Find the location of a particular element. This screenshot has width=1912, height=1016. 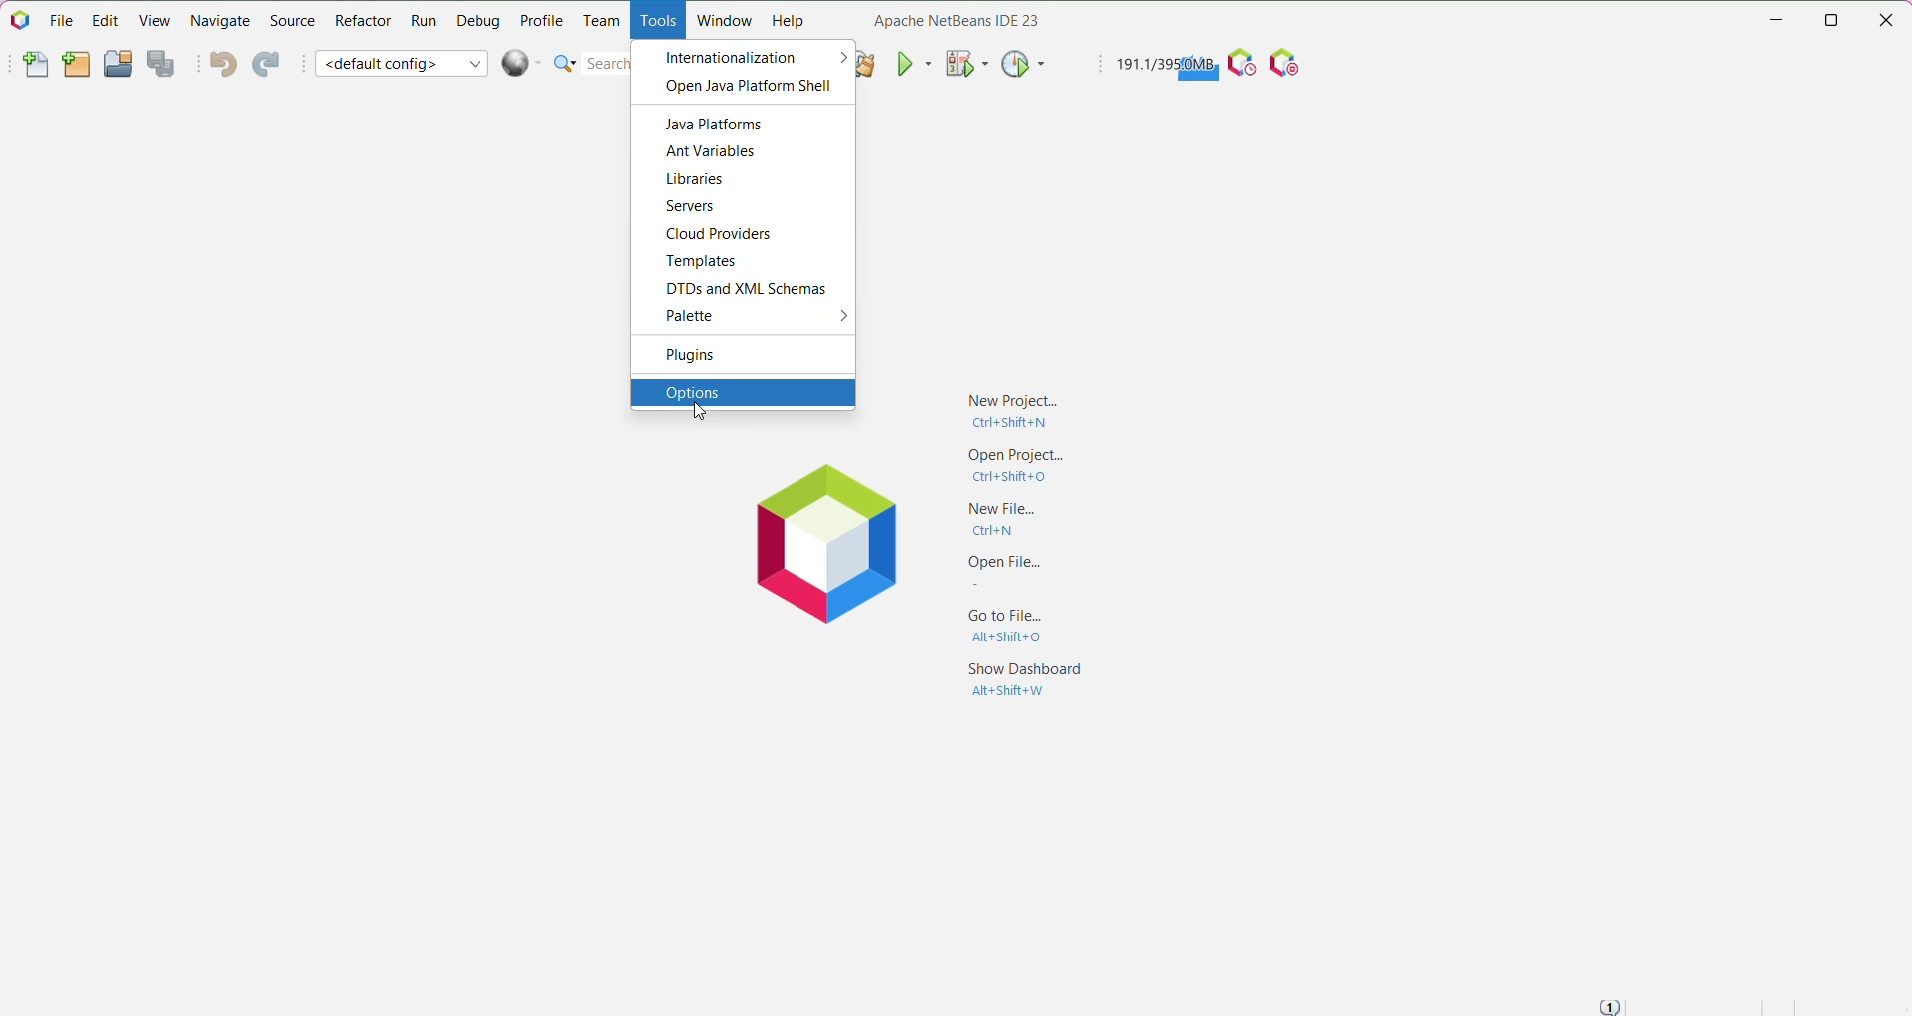

DTDs and XML Schemas is located at coordinates (746, 289).